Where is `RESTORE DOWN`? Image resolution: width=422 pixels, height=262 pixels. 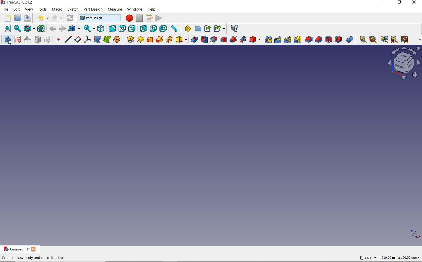 RESTORE DOWN is located at coordinates (399, 3).